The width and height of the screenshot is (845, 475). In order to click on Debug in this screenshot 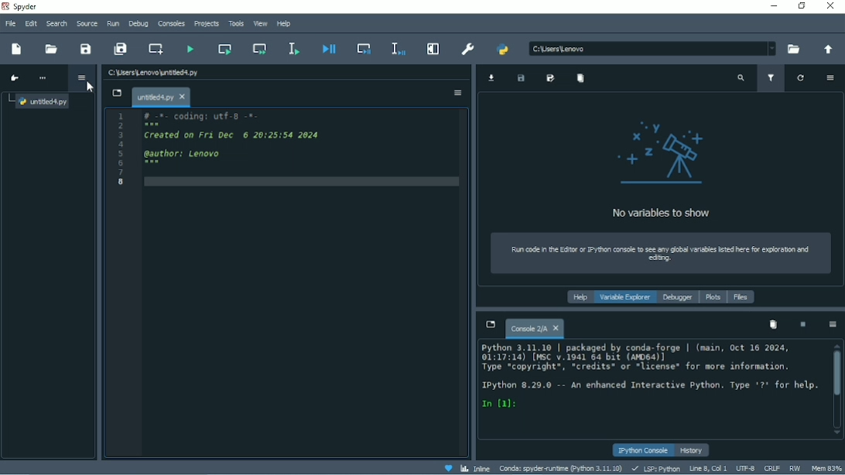, I will do `click(139, 25)`.